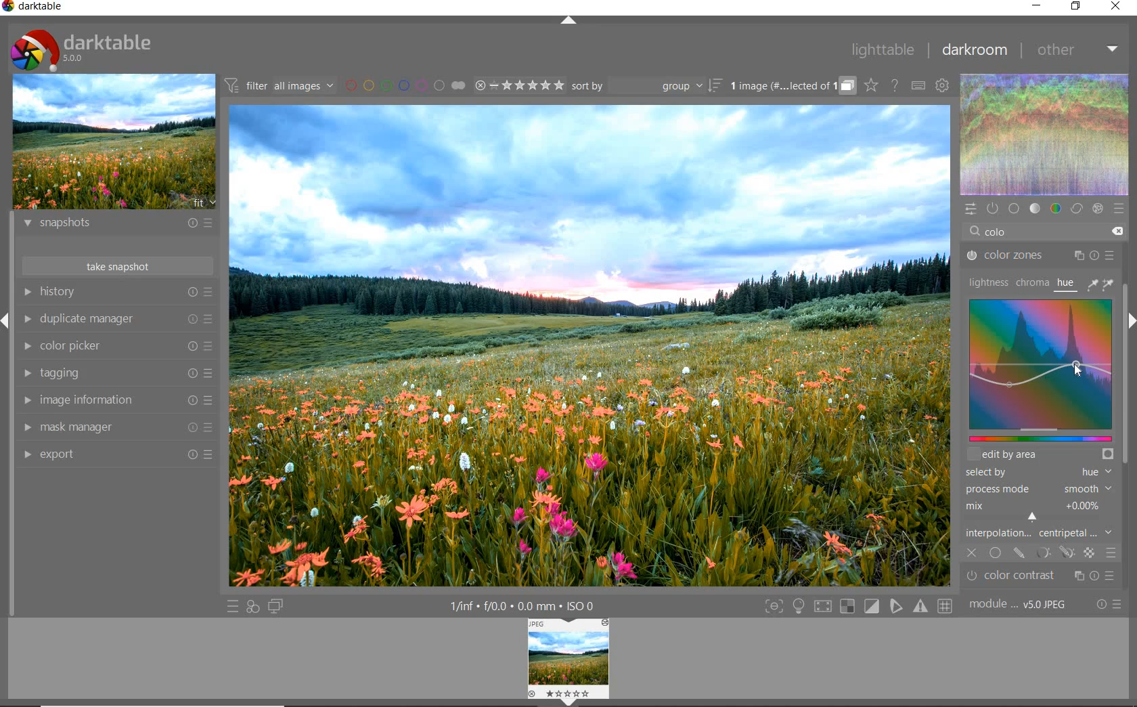  Describe the element at coordinates (1054, 553) in the screenshot. I see `mask options` at that location.